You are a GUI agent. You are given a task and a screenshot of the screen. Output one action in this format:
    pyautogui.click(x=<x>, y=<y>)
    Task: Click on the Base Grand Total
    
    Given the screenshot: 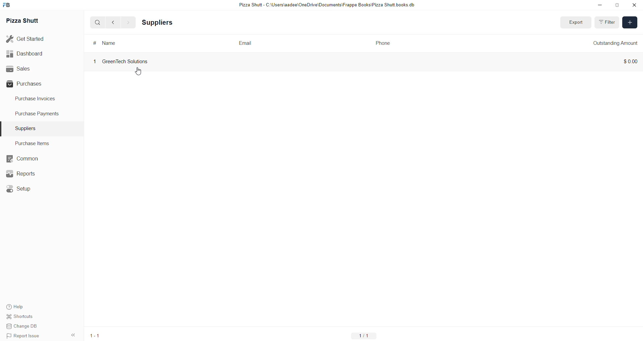 What is the action you would take?
    pyautogui.click(x=536, y=43)
    